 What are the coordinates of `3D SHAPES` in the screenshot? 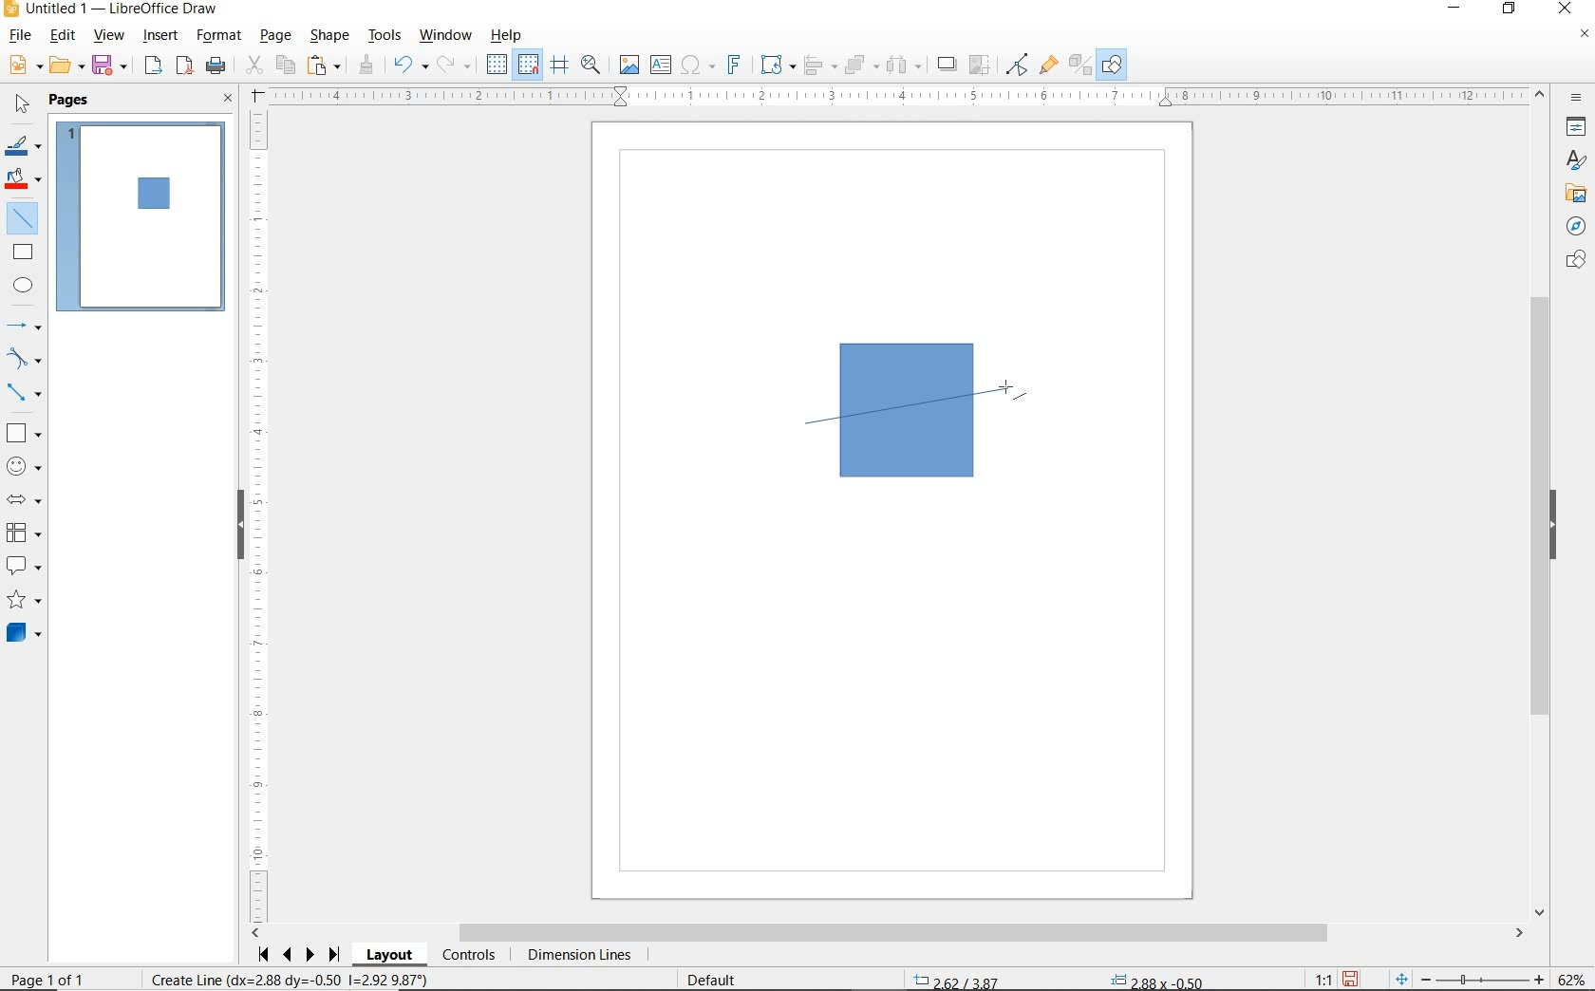 It's located at (24, 633).